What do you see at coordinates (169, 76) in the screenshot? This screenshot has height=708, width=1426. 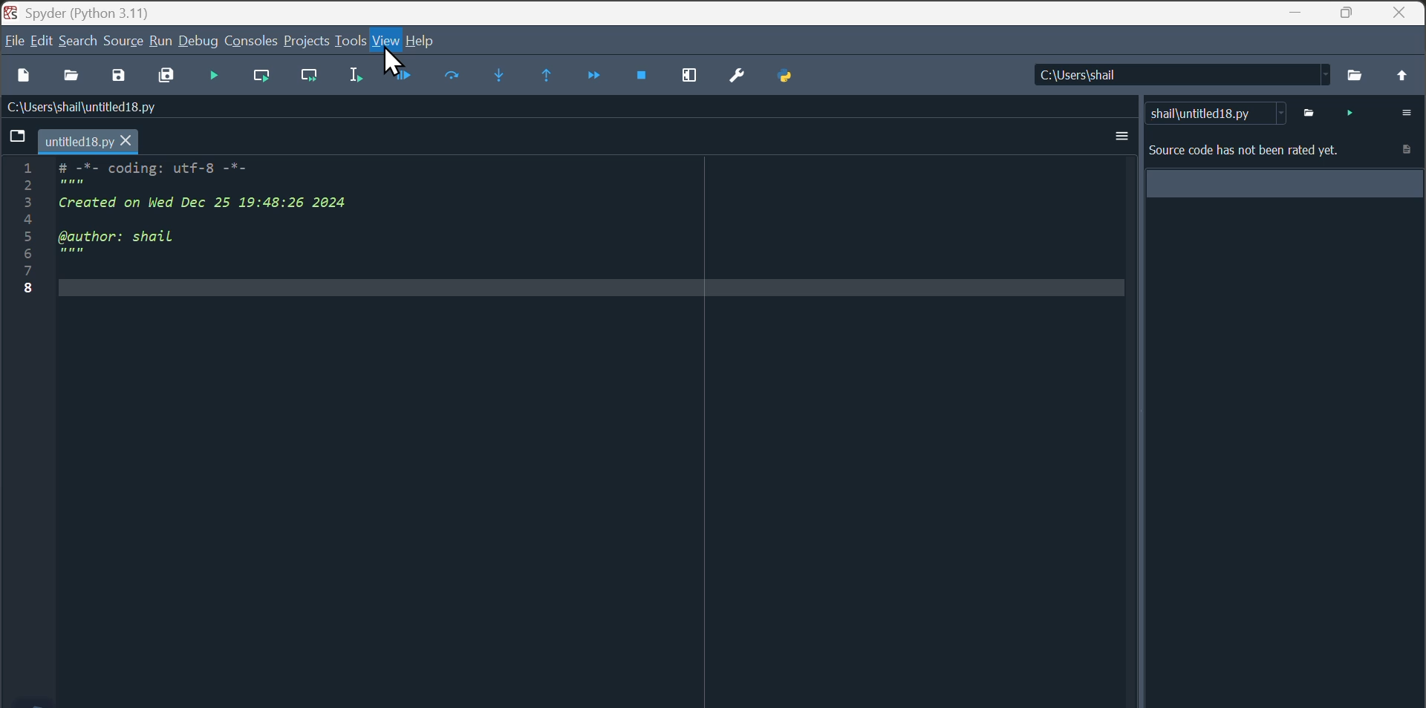 I see `Save all` at bounding box center [169, 76].